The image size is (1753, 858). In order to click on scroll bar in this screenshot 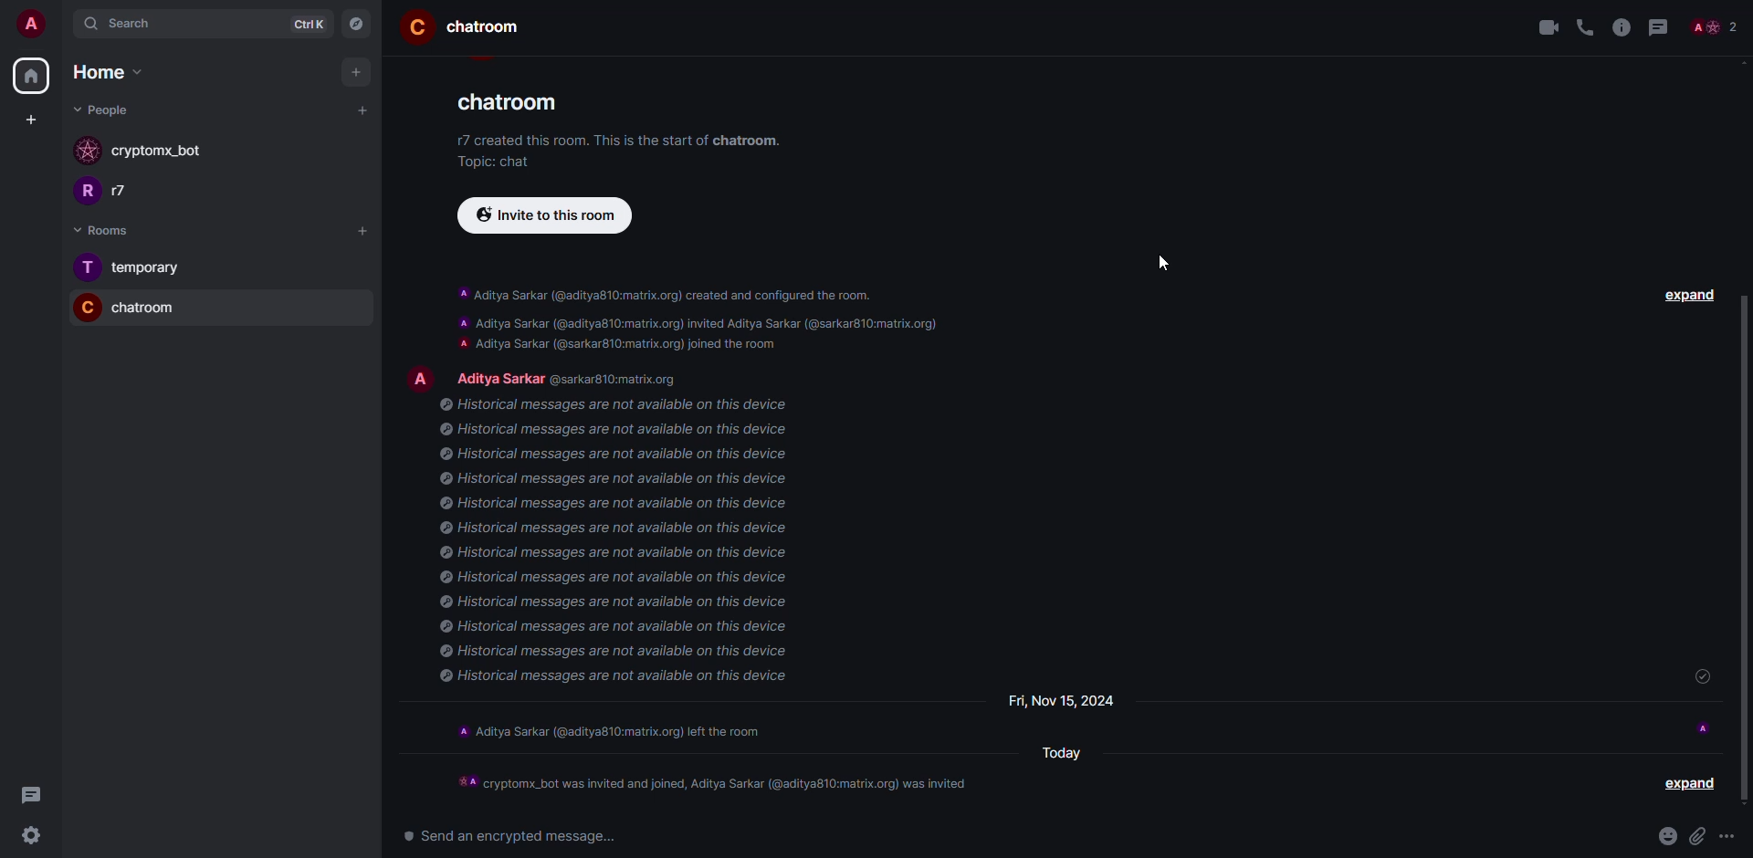, I will do `click(1756, 553)`.